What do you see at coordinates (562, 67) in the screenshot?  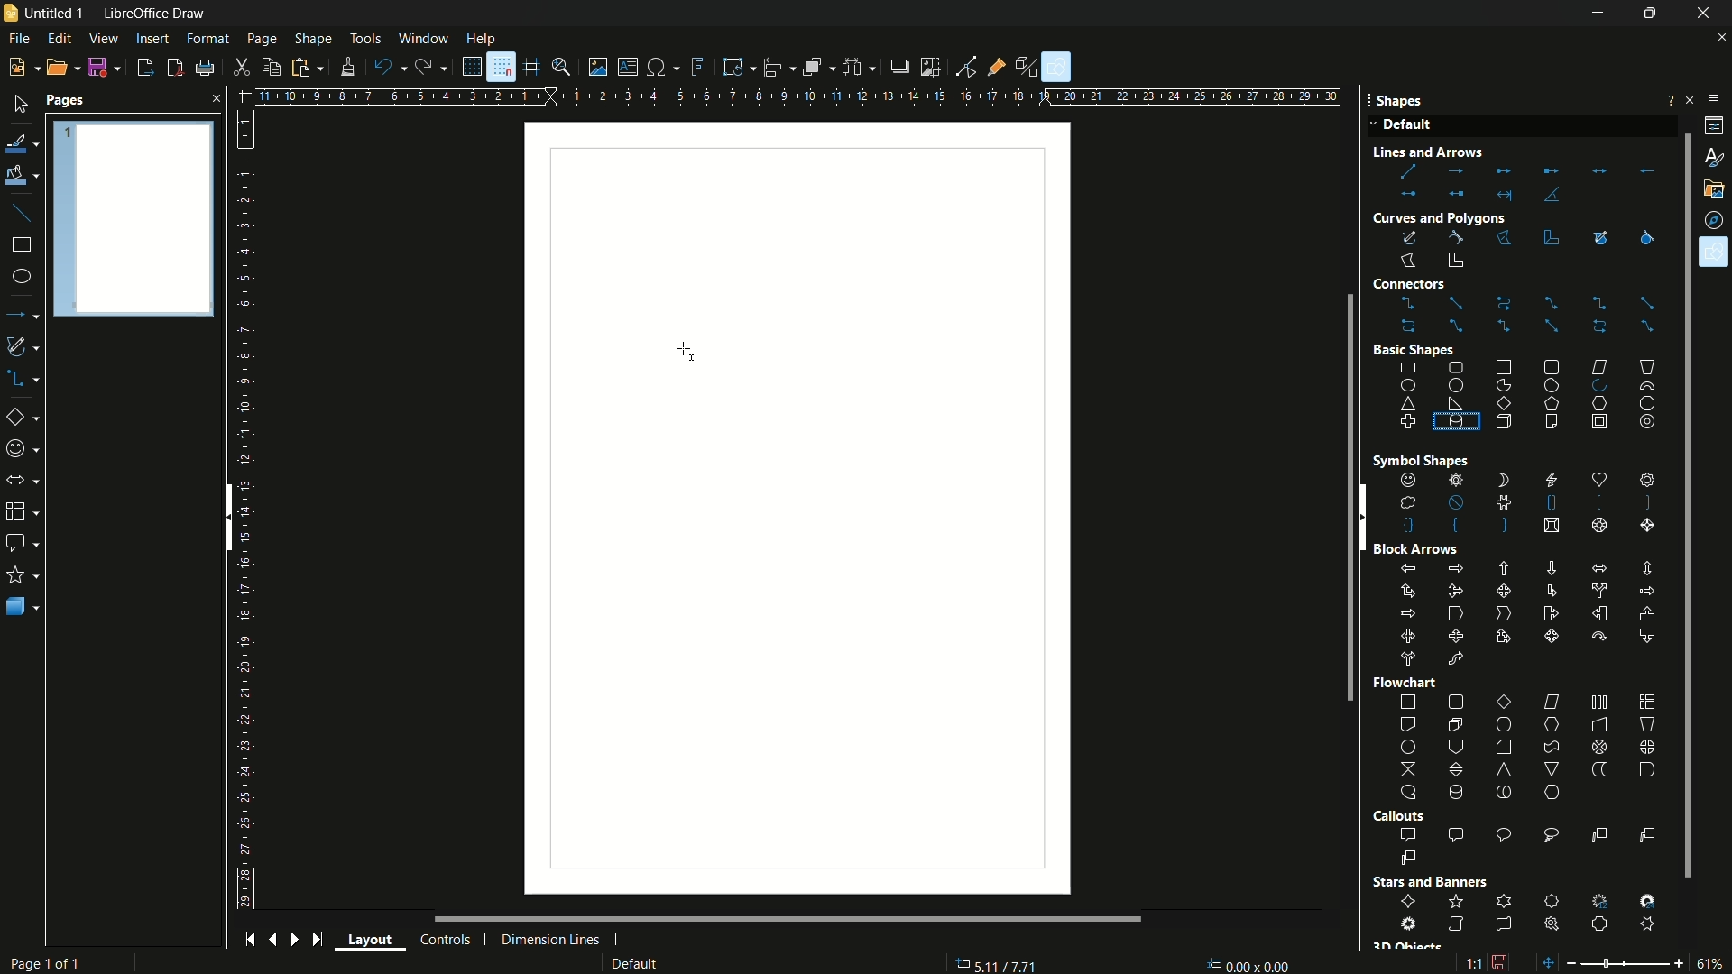 I see `zoom and pan` at bounding box center [562, 67].